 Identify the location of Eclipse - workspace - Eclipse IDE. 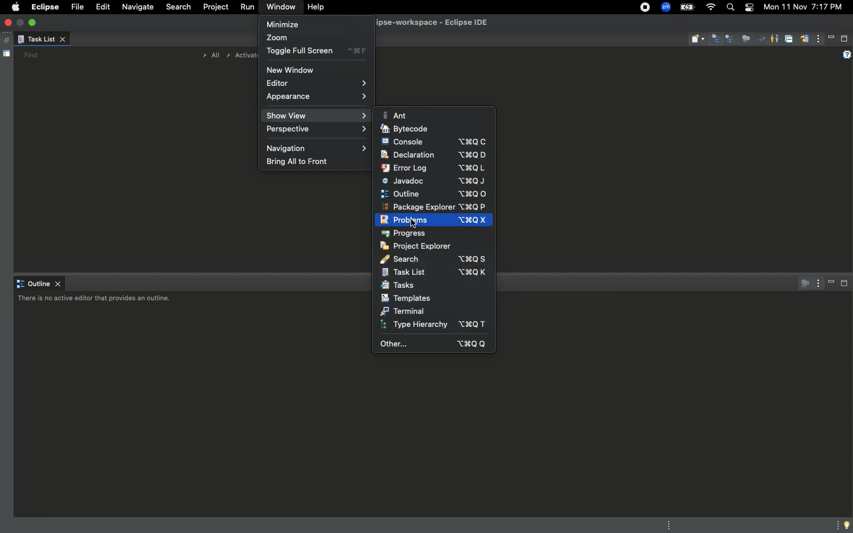
(447, 23).